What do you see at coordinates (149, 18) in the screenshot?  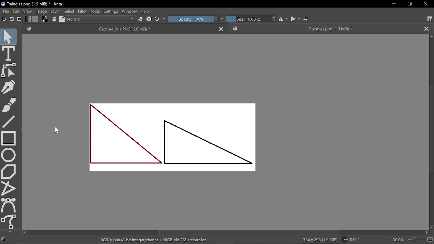 I see `Preserve Alpha` at bounding box center [149, 18].